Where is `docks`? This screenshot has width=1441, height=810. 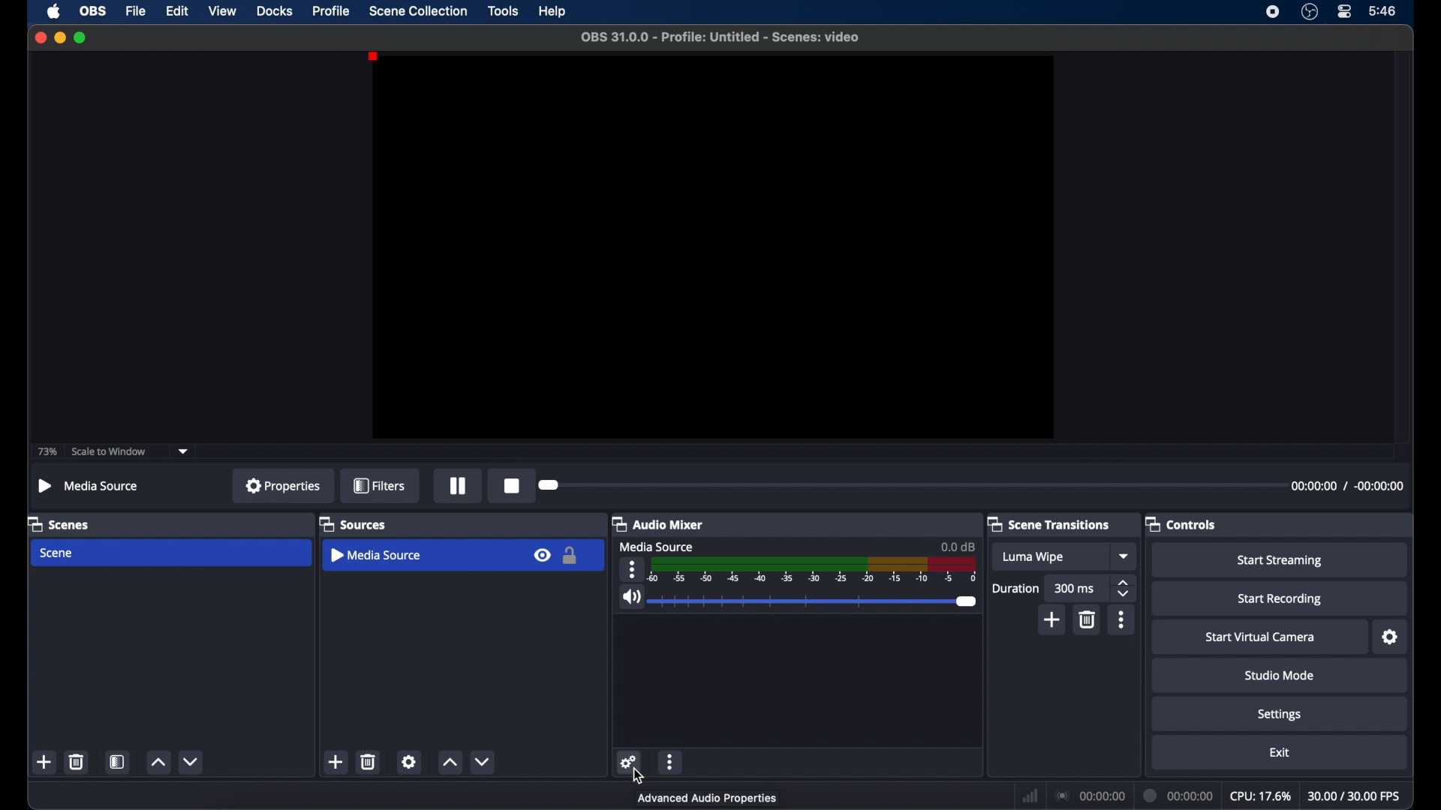 docks is located at coordinates (275, 10).